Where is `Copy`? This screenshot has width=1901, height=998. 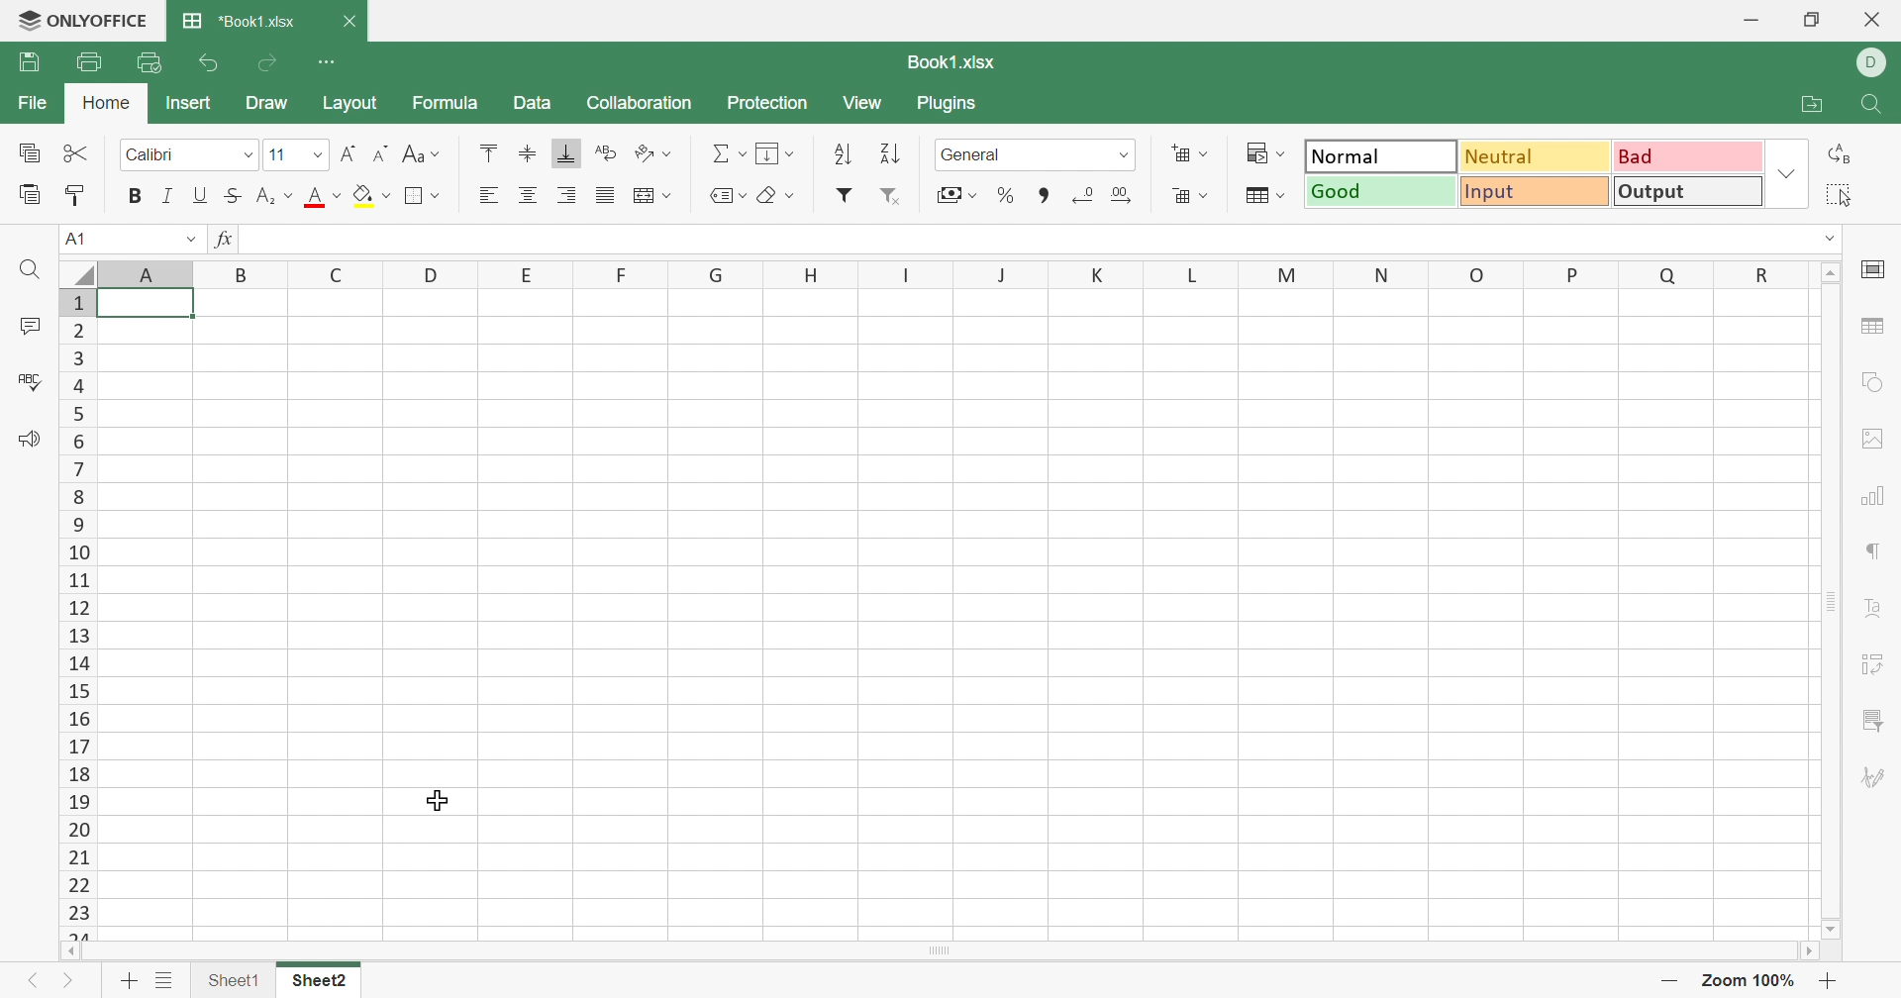
Copy is located at coordinates (28, 152).